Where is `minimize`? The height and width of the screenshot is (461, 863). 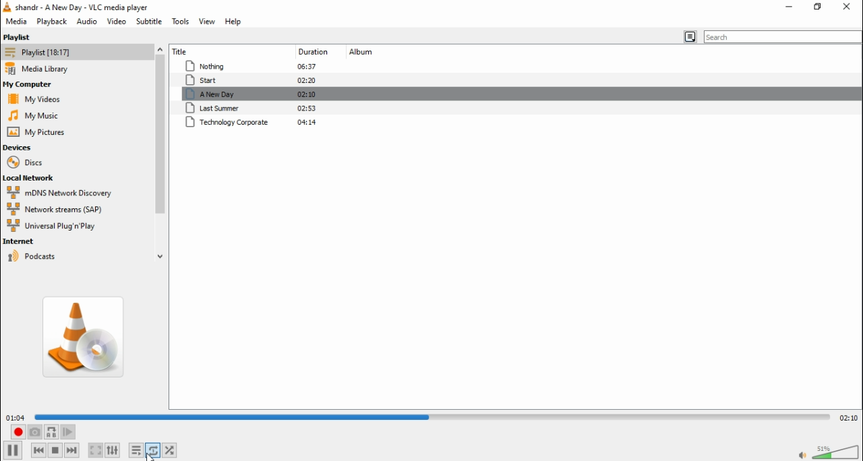
minimize is located at coordinates (790, 6).